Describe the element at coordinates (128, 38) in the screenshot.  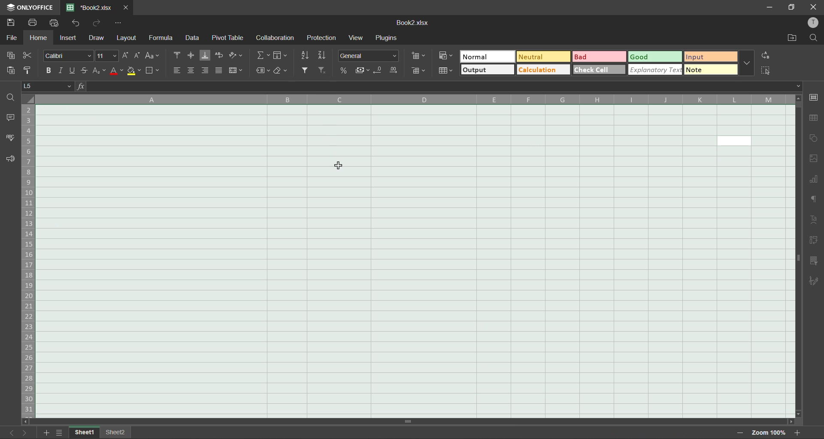
I see `layout` at that location.